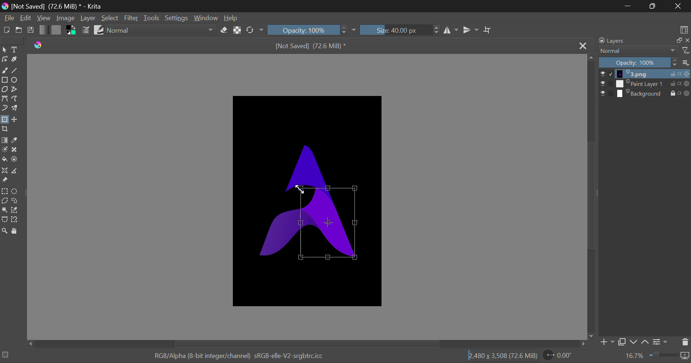  I want to click on Close, so click(678, 6).